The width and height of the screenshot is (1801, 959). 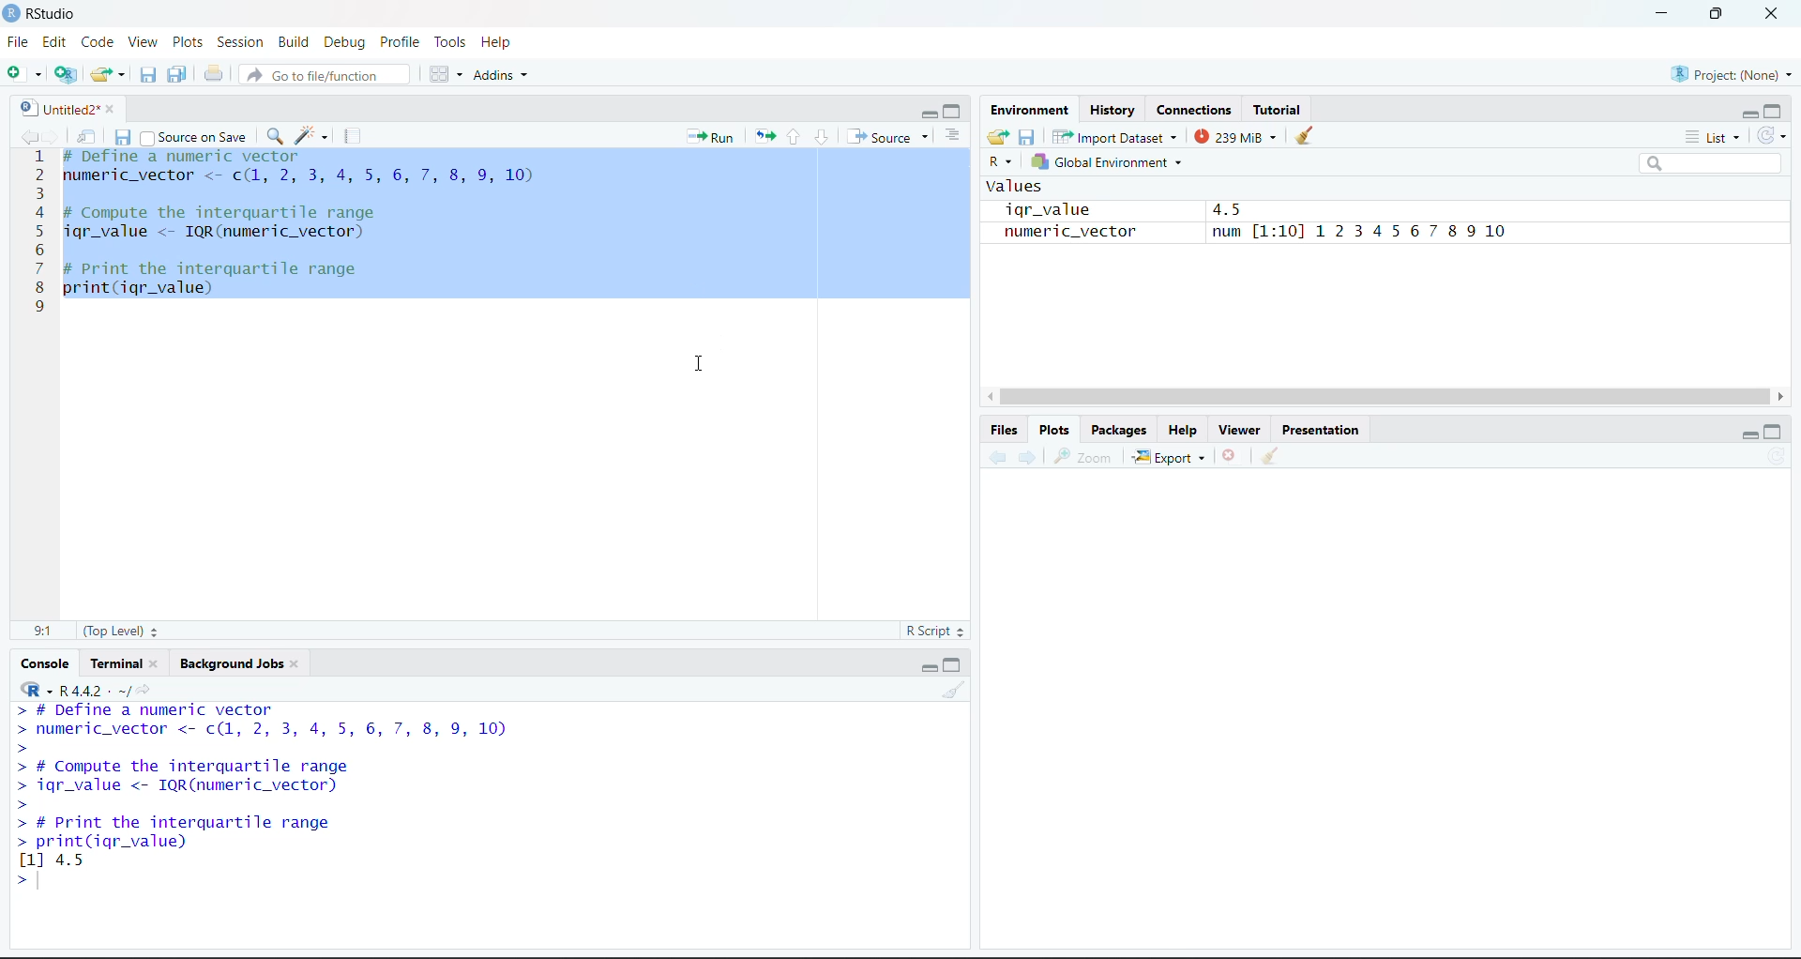 What do you see at coordinates (506, 43) in the screenshot?
I see `Help` at bounding box center [506, 43].